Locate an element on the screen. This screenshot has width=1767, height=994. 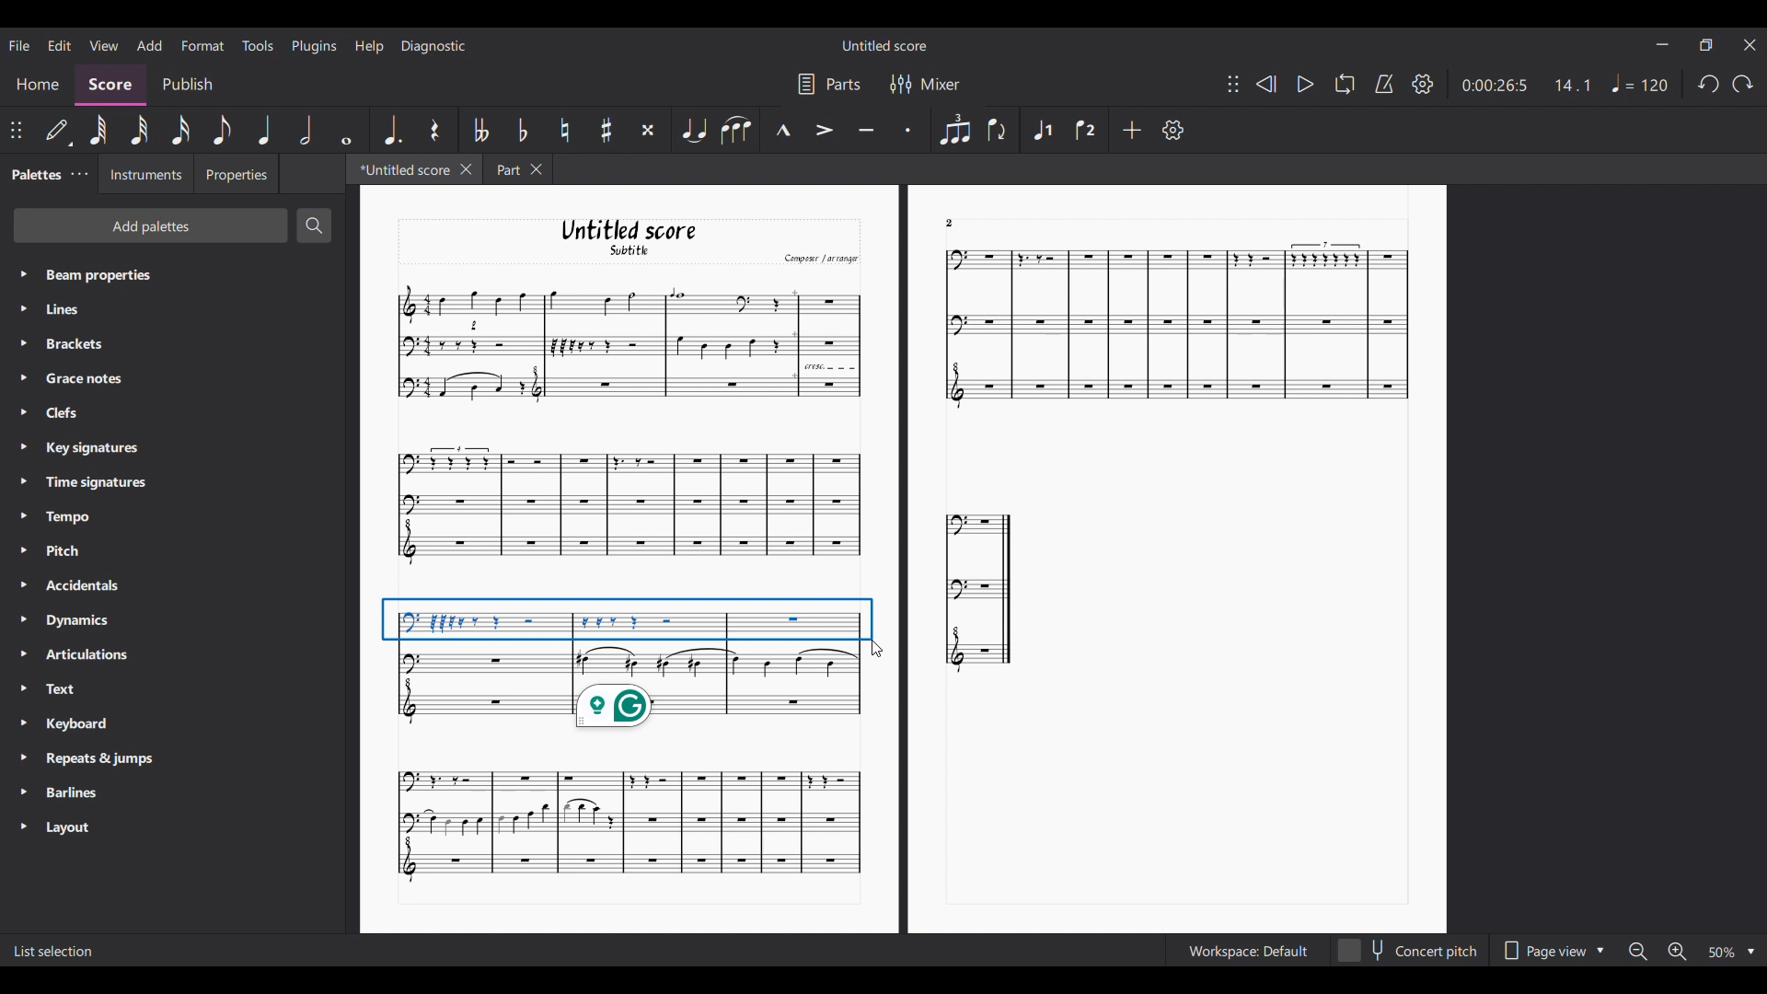
Add is located at coordinates (1133, 130).